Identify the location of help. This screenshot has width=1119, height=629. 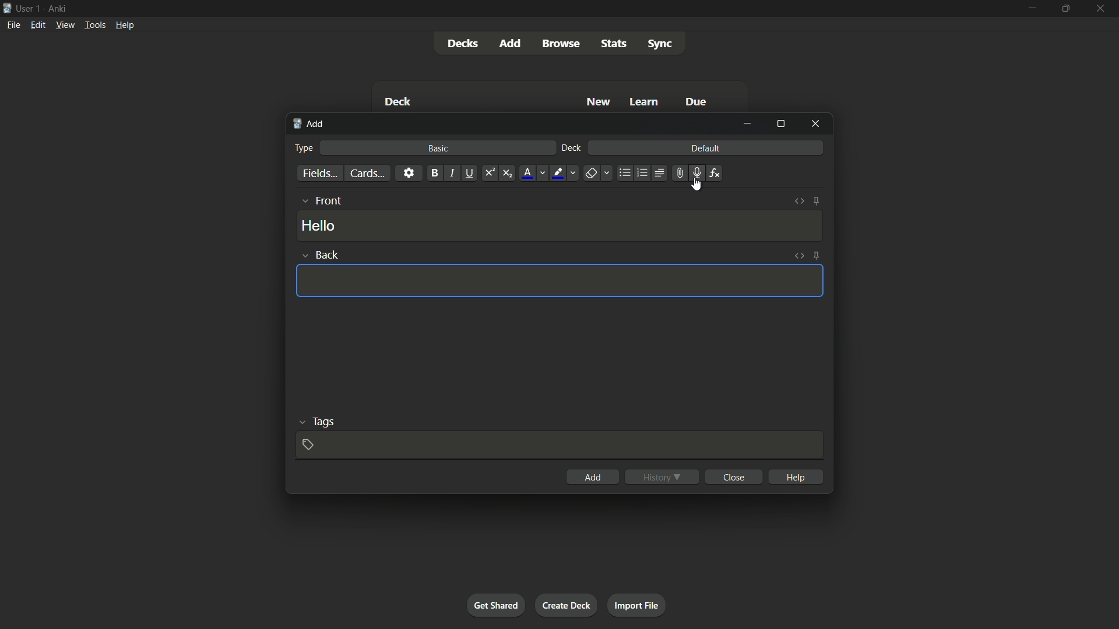
(796, 476).